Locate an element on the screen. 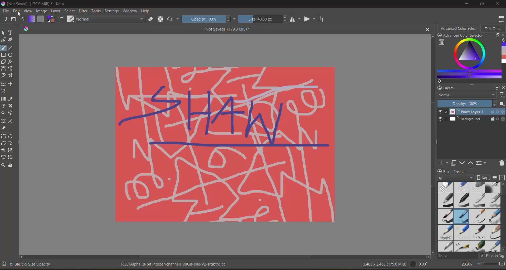 Image resolution: width=506 pixels, height=270 pixels. Painting is located at coordinates (225, 144).